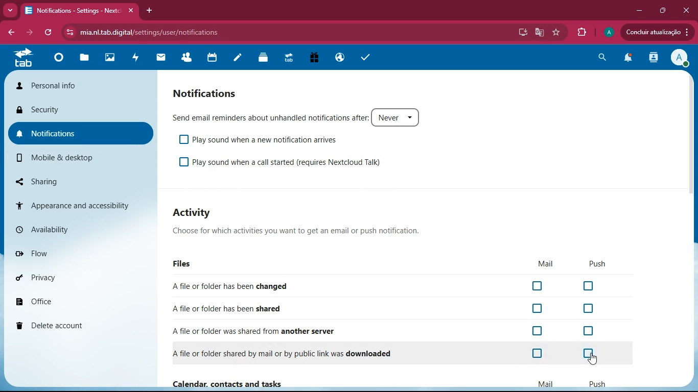 This screenshot has height=392, width=698. I want to click on mail, so click(550, 264).